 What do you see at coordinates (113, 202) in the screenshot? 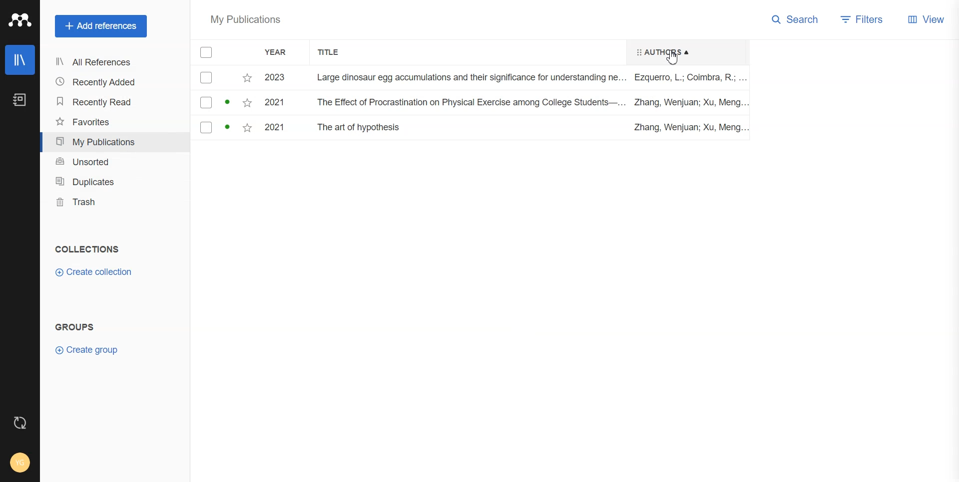
I see `Trash` at bounding box center [113, 202].